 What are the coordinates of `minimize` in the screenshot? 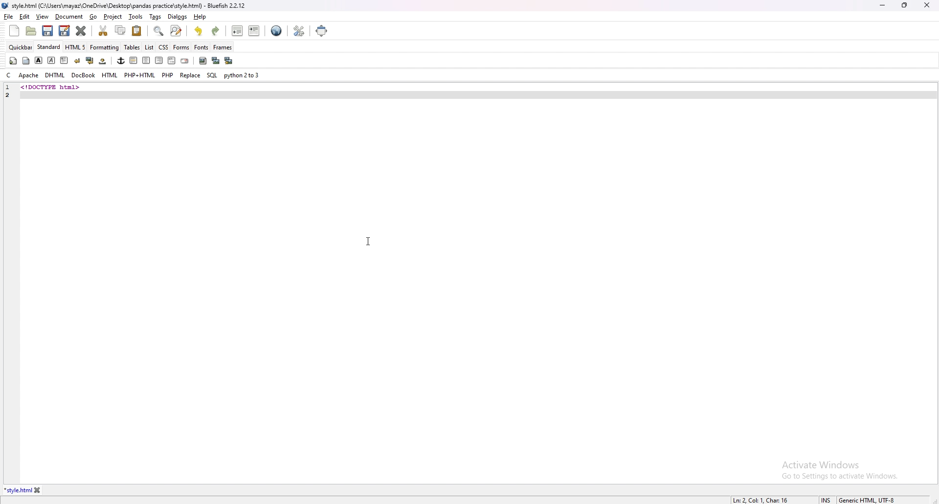 It's located at (882, 6).